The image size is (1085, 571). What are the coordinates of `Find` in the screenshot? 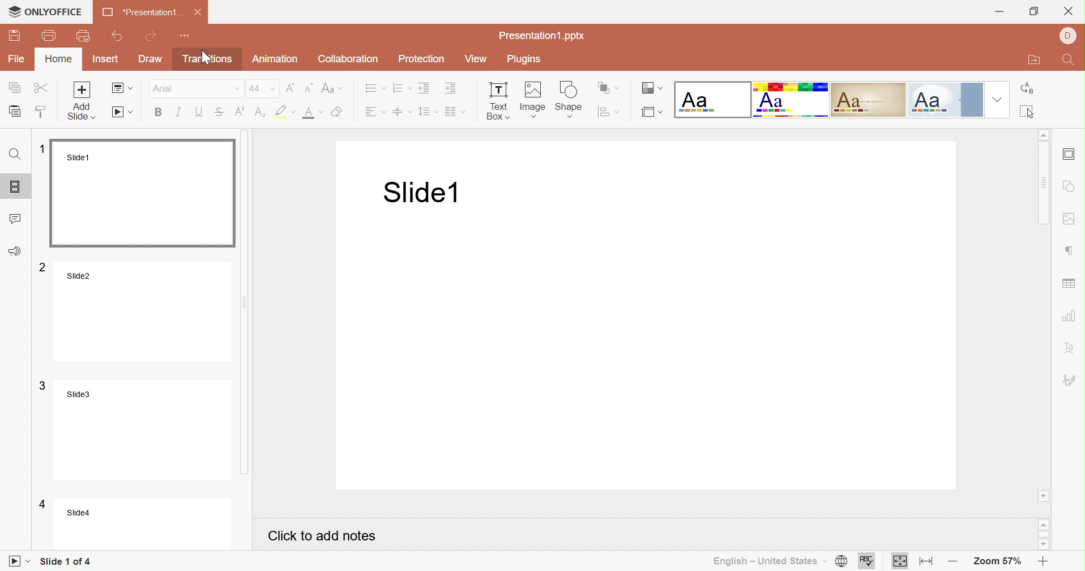 It's located at (16, 154).